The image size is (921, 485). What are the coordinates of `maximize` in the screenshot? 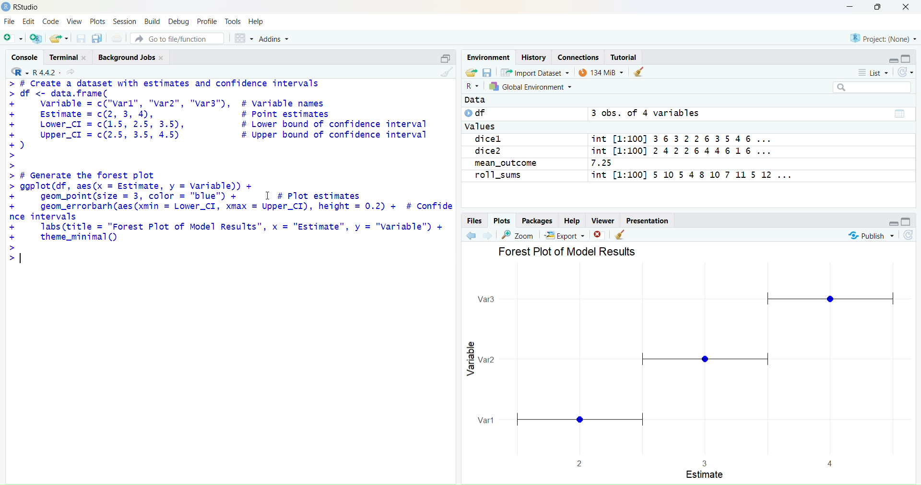 It's located at (445, 56).